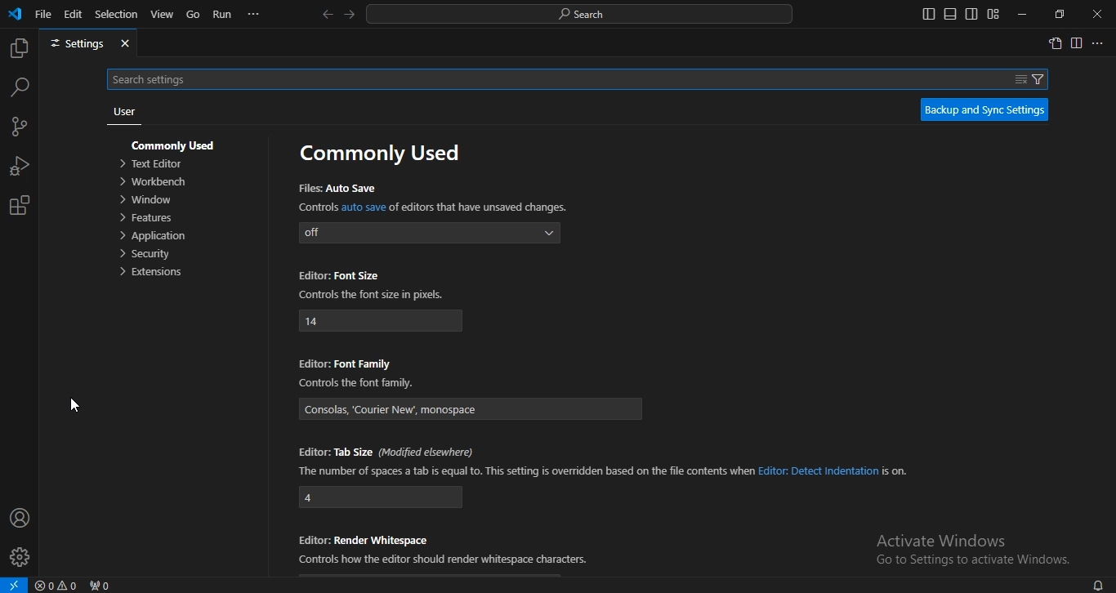  What do you see at coordinates (14, 585) in the screenshot?
I see `open a remote window` at bounding box center [14, 585].